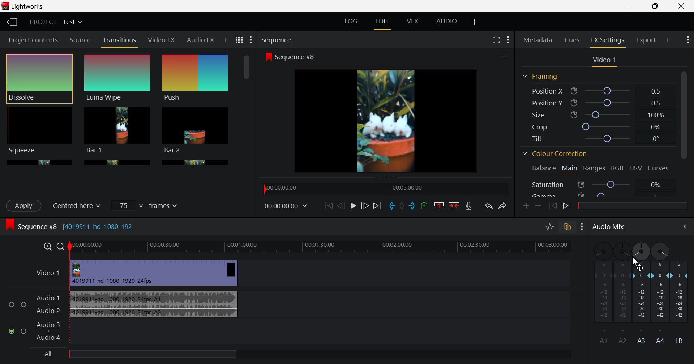 This screenshot has height=364, width=694. What do you see at coordinates (146, 205) in the screenshot?
I see `Frames Input` at bounding box center [146, 205].